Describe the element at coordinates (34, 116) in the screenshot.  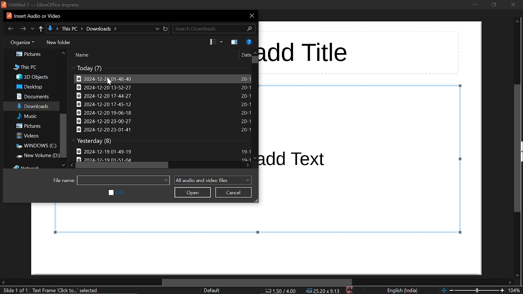
I see `music` at that location.